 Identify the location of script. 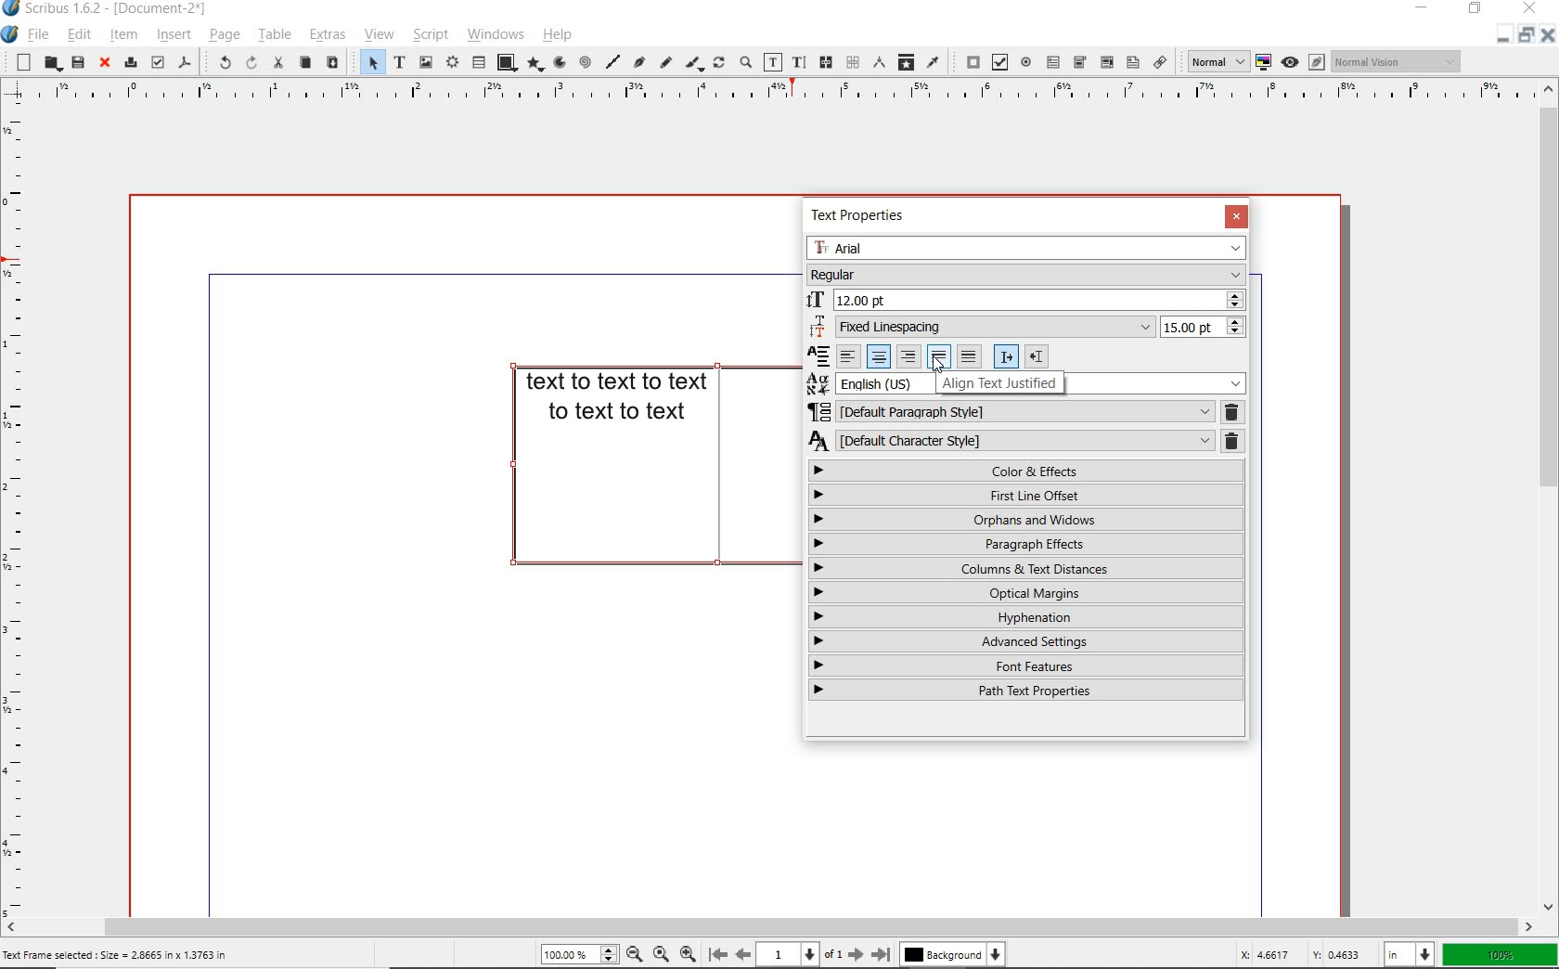
(428, 34).